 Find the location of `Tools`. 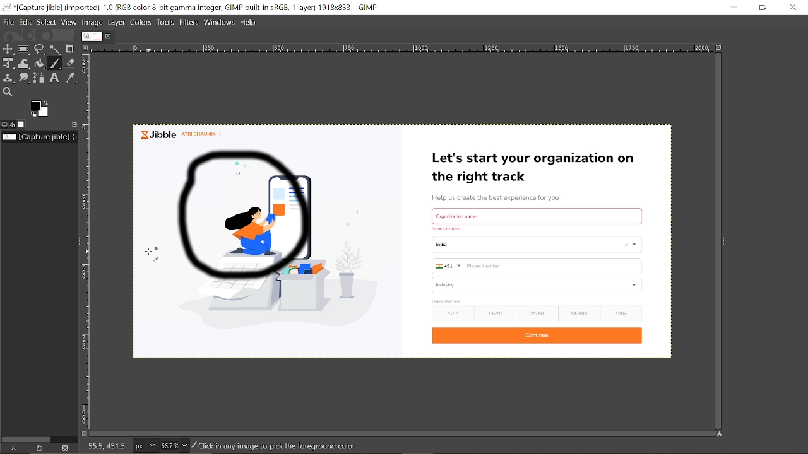

Tools is located at coordinates (167, 23).